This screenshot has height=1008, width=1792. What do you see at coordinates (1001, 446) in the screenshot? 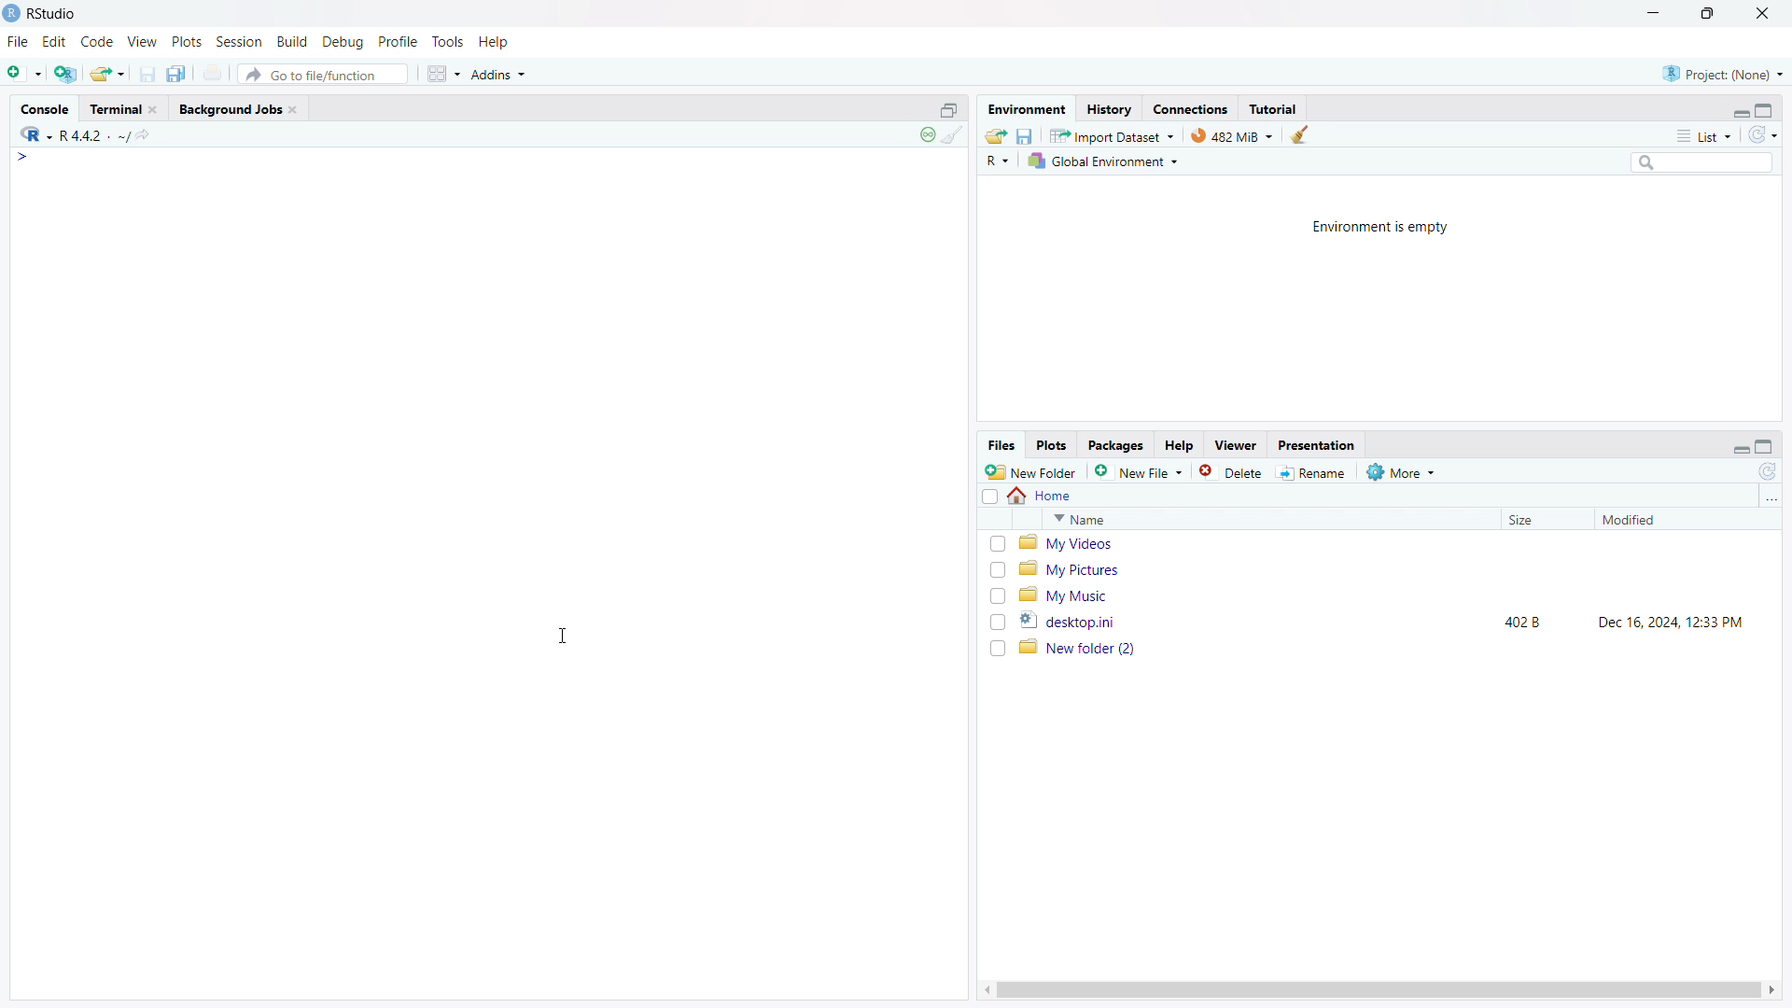
I see `files` at bounding box center [1001, 446].